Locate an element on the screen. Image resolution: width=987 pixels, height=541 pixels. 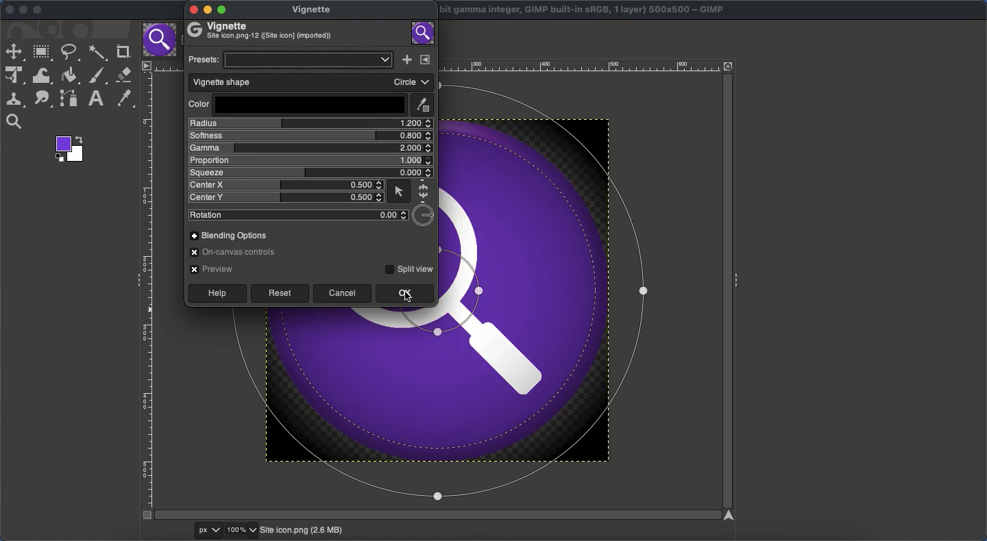
Color is located at coordinates (68, 149).